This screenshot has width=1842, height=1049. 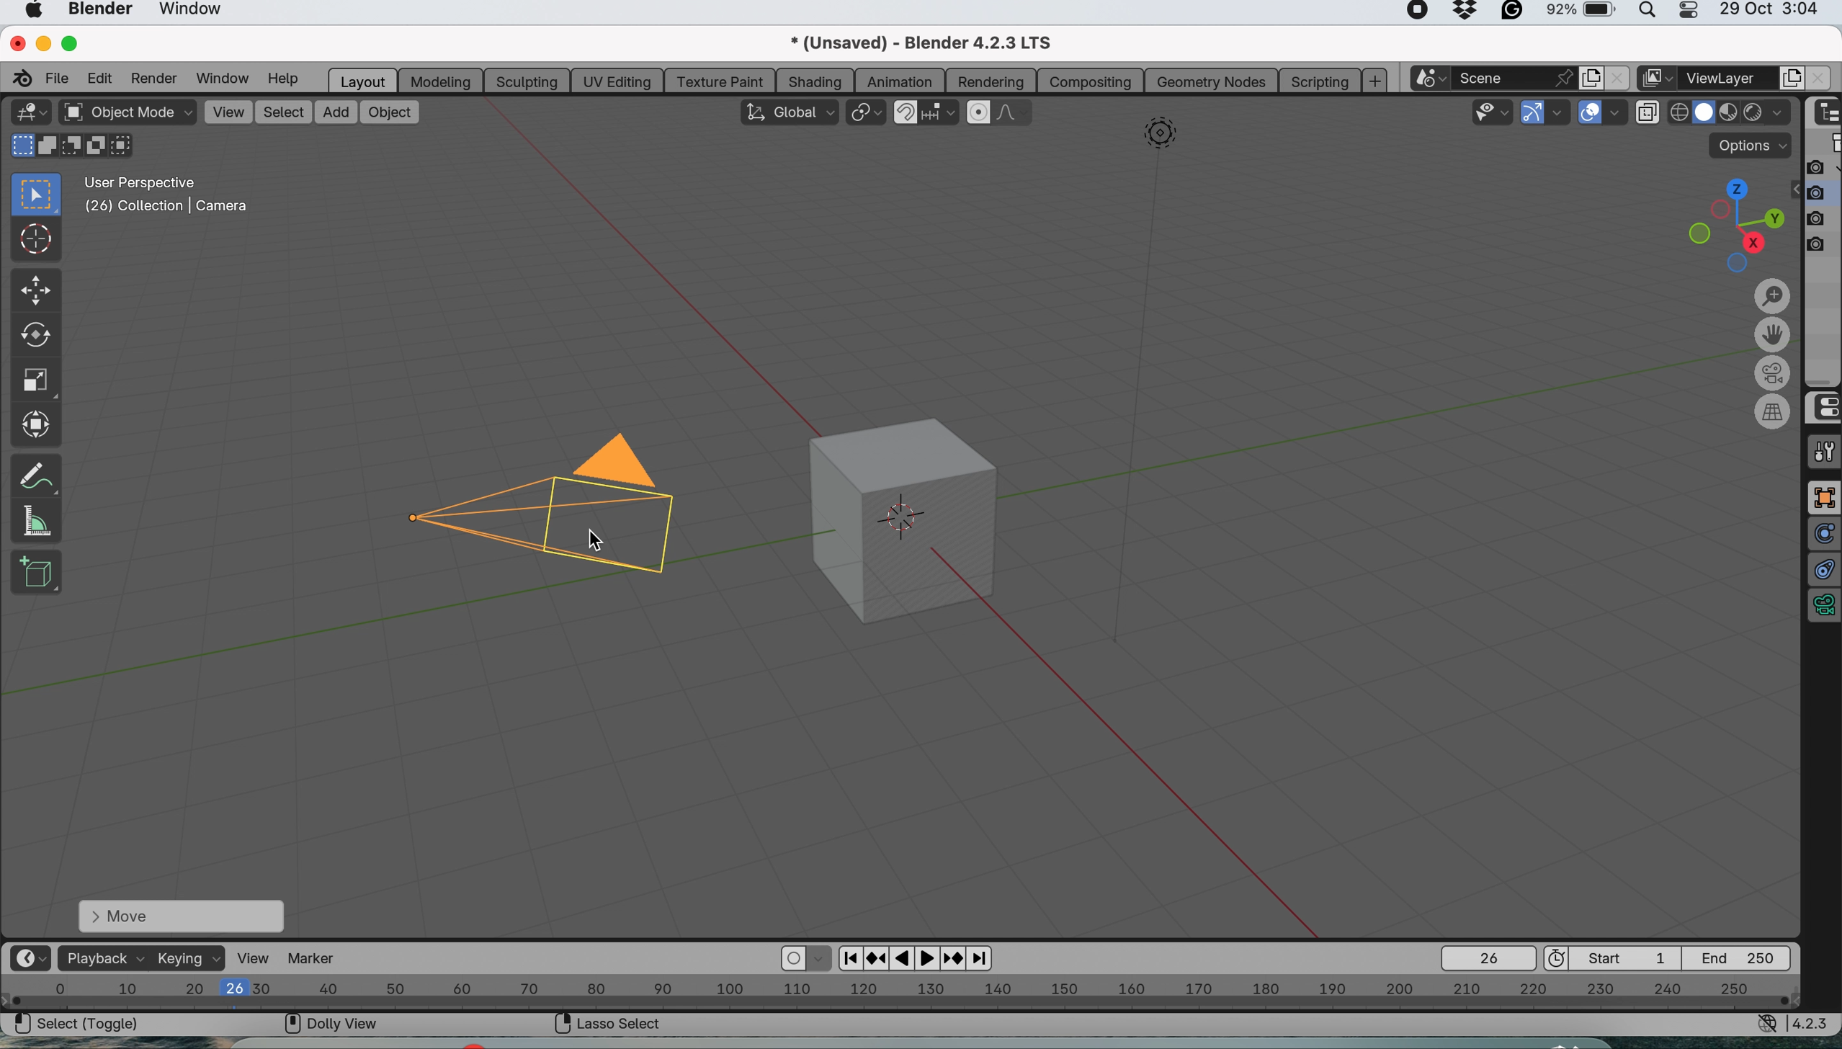 What do you see at coordinates (1616, 958) in the screenshot?
I see `first frame` at bounding box center [1616, 958].